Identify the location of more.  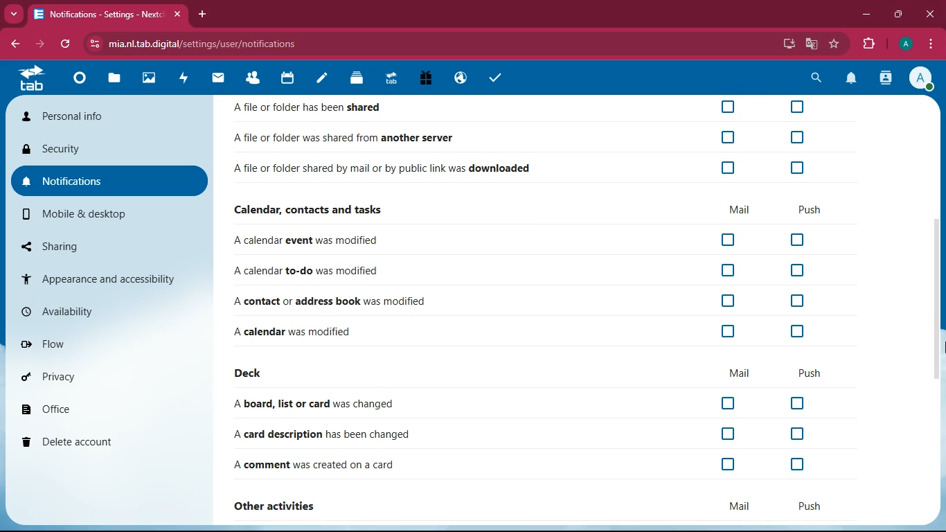
(14, 14).